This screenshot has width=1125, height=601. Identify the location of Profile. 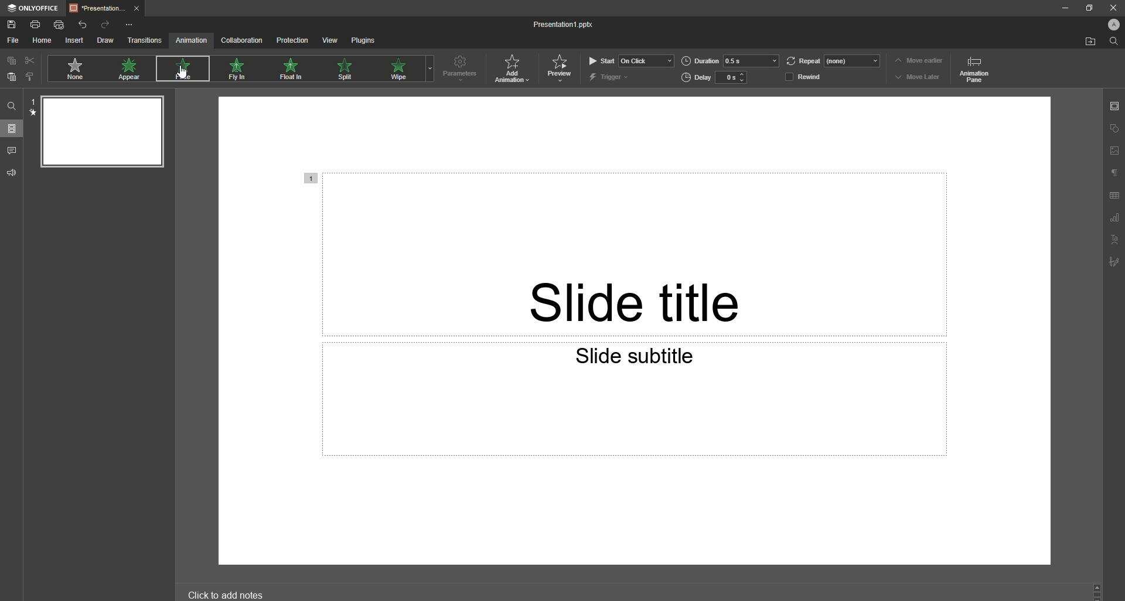
(1113, 24).